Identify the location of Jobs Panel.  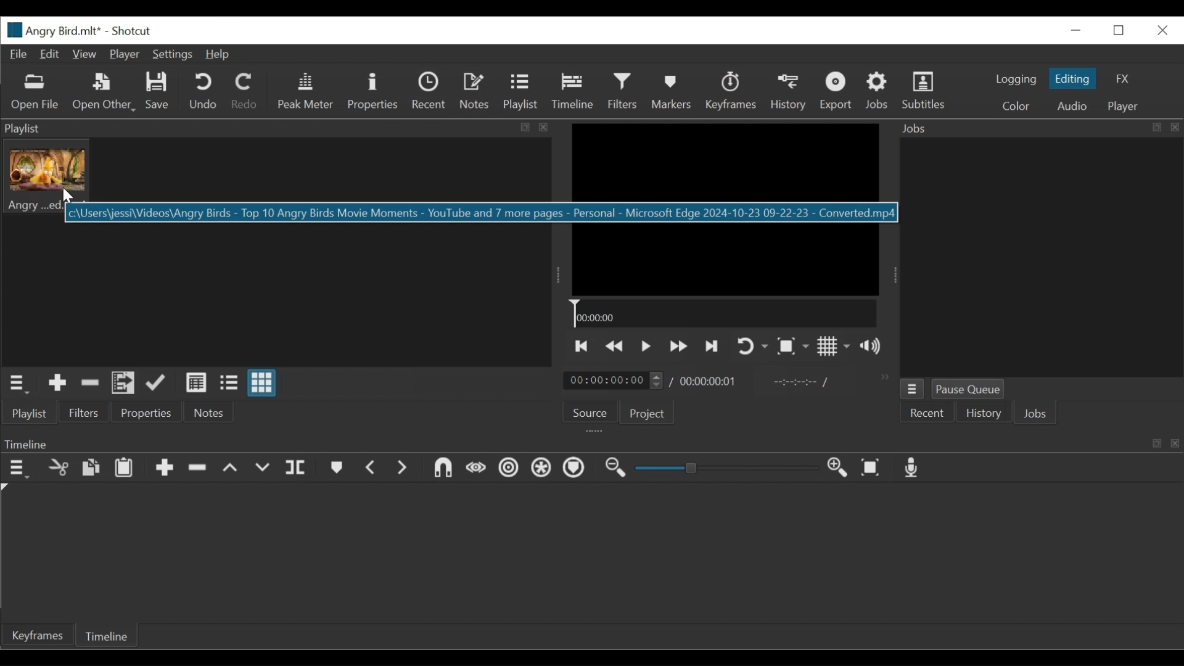
(1046, 258).